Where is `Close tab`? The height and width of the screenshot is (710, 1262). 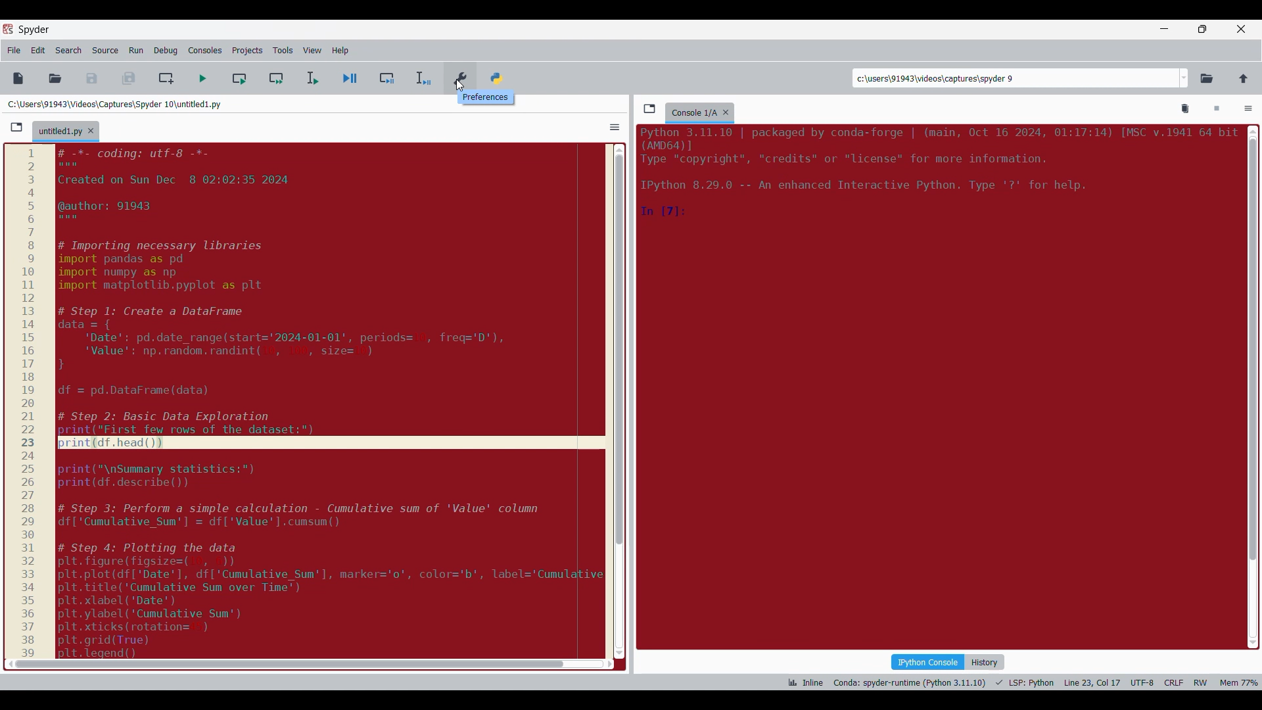 Close tab is located at coordinates (726, 112).